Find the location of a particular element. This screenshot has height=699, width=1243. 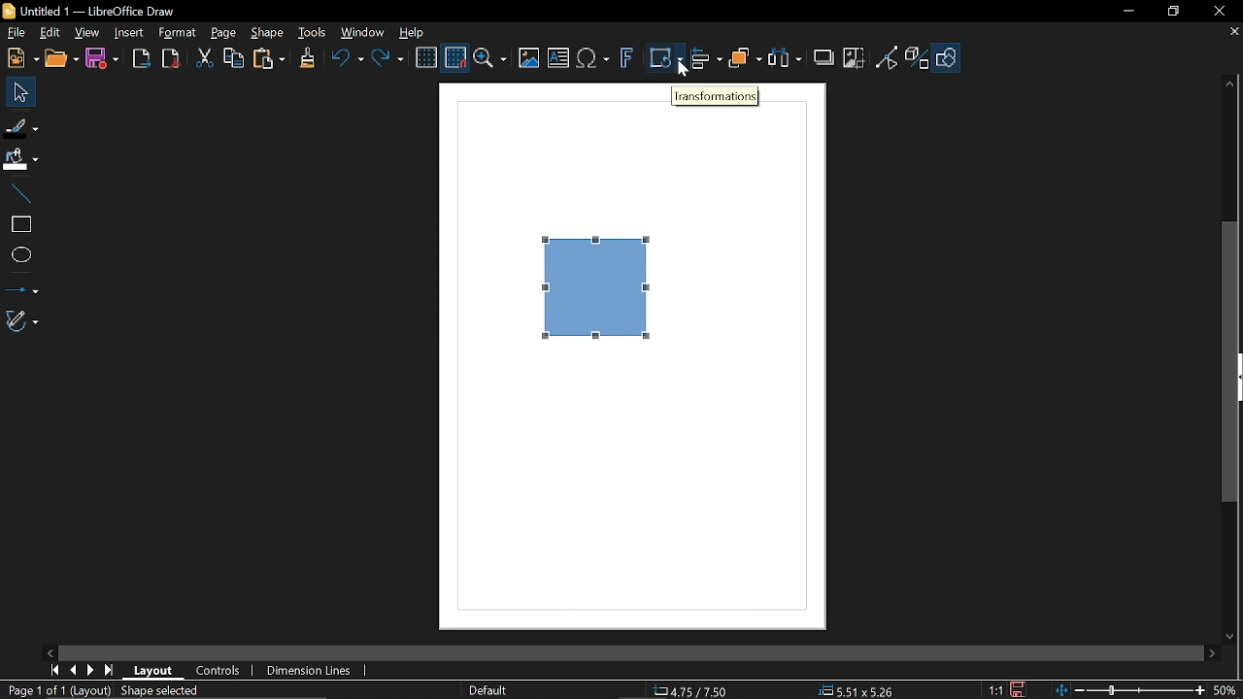

Shadow is located at coordinates (822, 56).